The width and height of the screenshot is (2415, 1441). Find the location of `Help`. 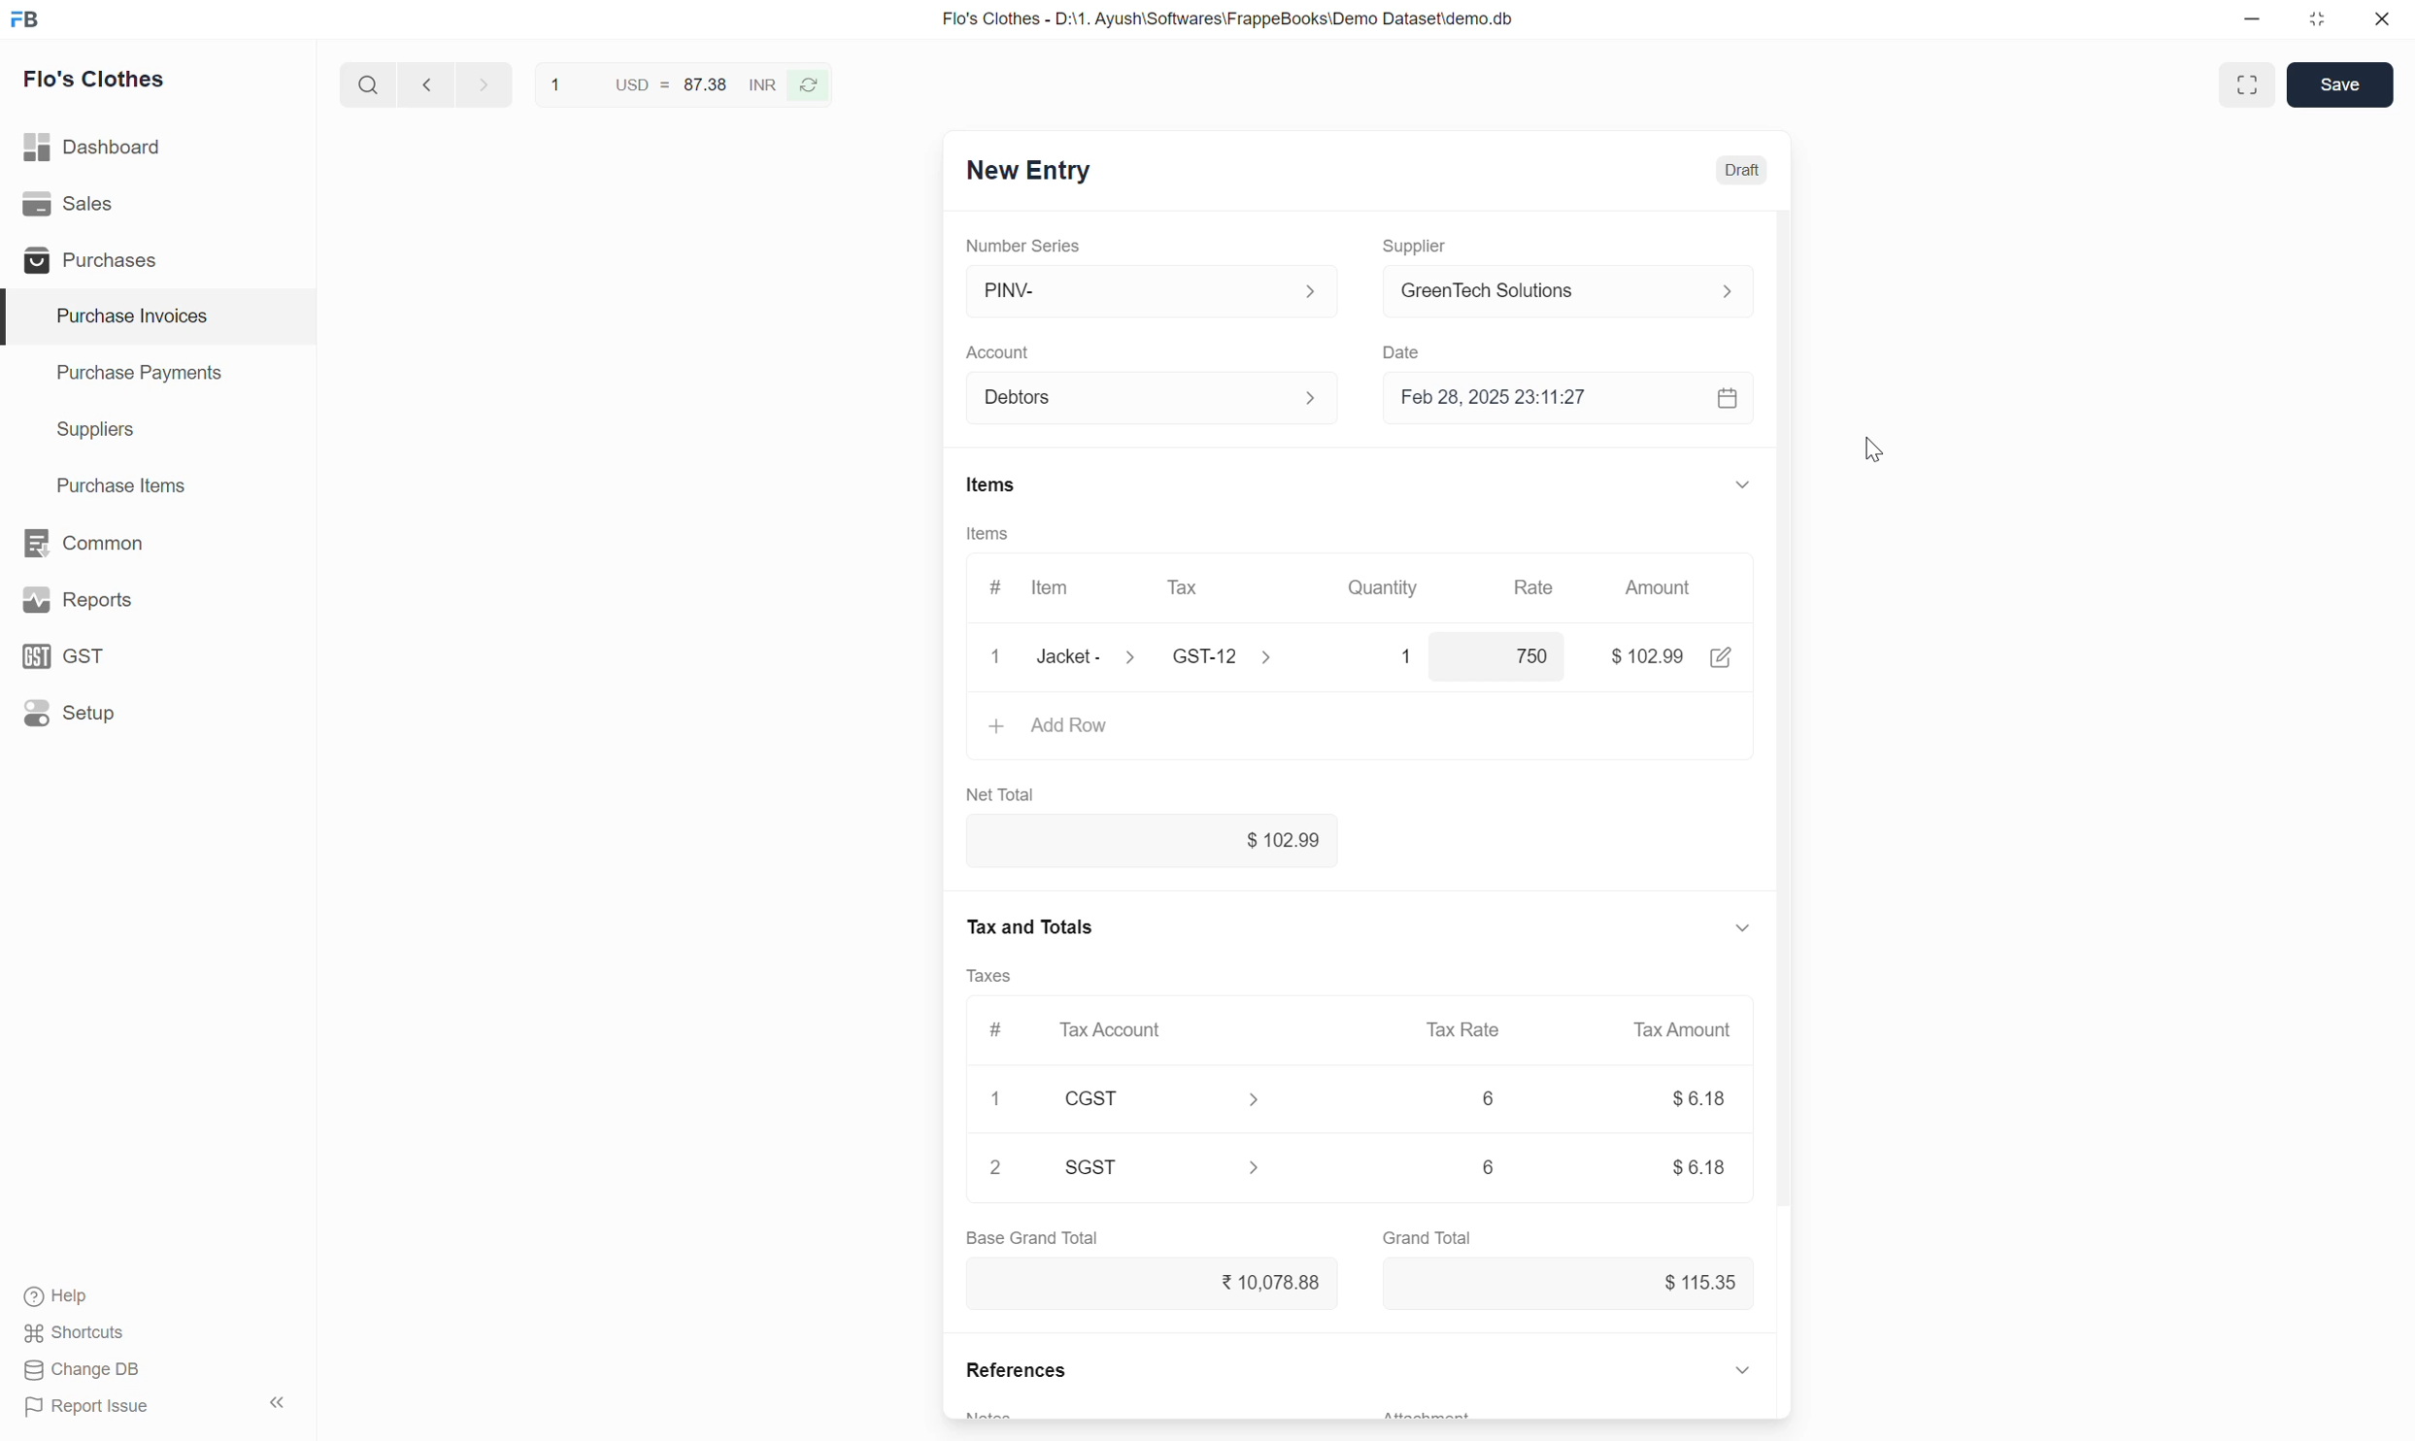

Help is located at coordinates (61, 1296).